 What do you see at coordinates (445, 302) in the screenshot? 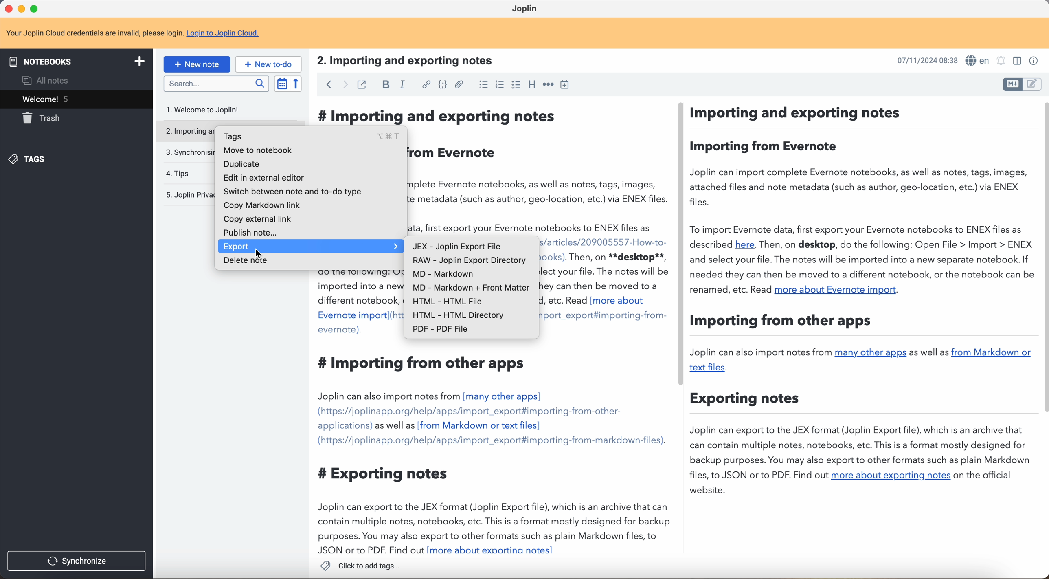
I see `HTML - HTML file` at bounding box center [445, 302].